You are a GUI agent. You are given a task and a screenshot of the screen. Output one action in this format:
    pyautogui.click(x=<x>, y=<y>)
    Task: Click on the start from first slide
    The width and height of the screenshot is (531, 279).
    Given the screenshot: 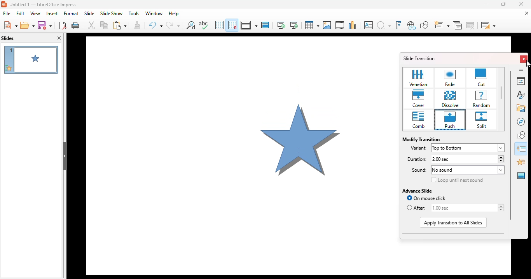 What is the action you would take?
    pyautogui.click(x=281, y=25)
    